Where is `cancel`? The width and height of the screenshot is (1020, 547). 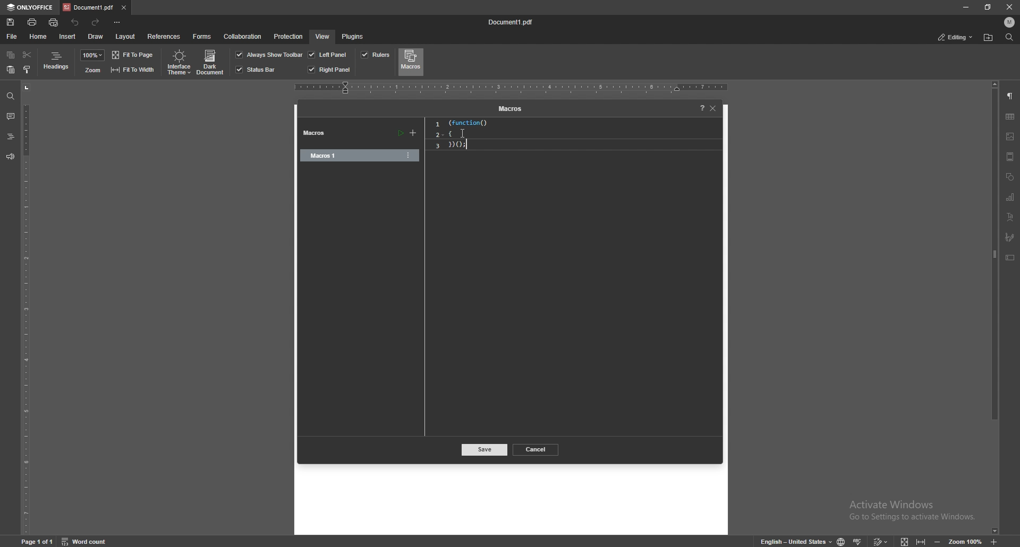 cancel is located at coordinates (537, 449).